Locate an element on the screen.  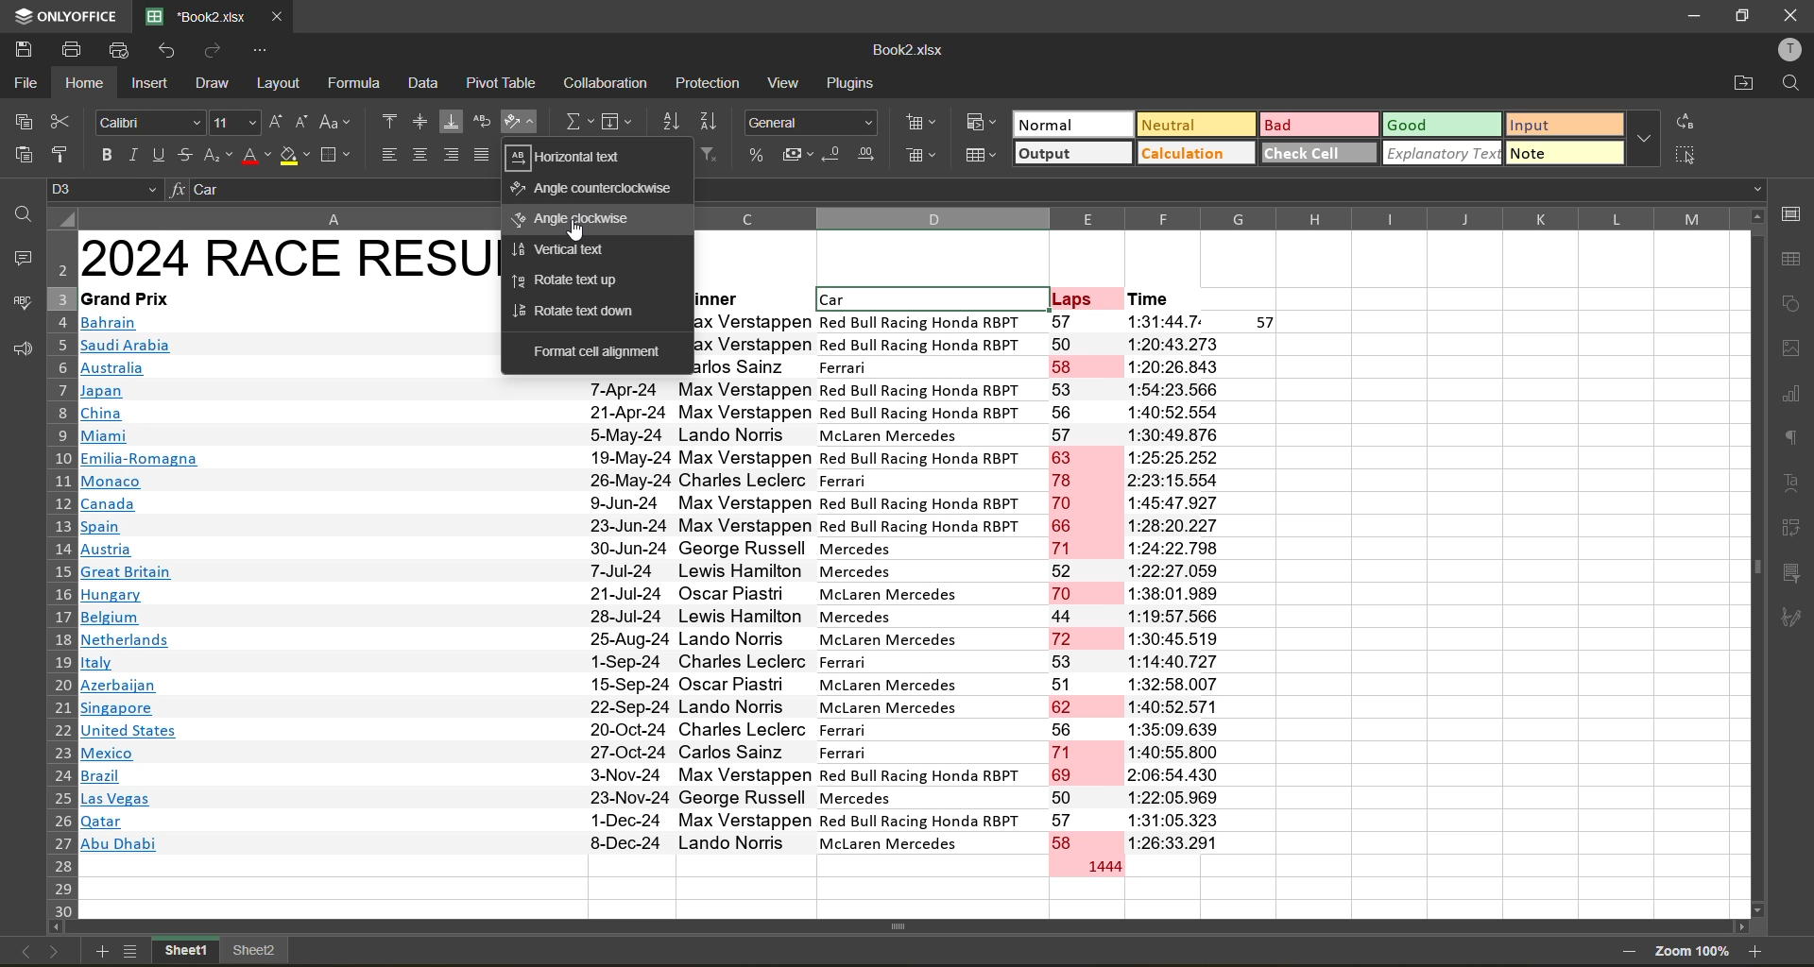
align top is located at coordinates (386, 121).